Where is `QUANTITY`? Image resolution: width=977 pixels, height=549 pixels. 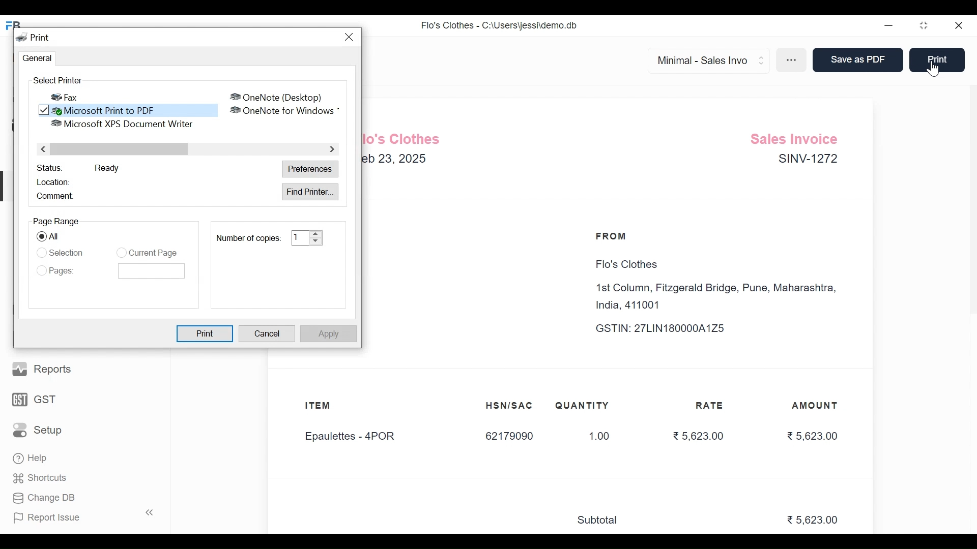
QUANTITY is located at coordinates (582, 406).